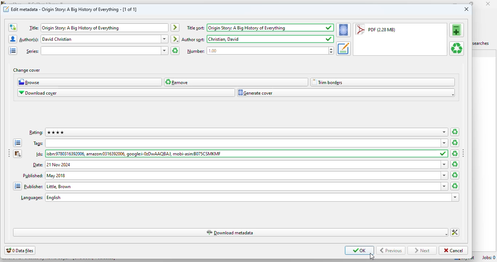  What do you see at coordinates (13, 28) in the screenshot?
I see `swap the author and title` at bounding box center [13, 28].